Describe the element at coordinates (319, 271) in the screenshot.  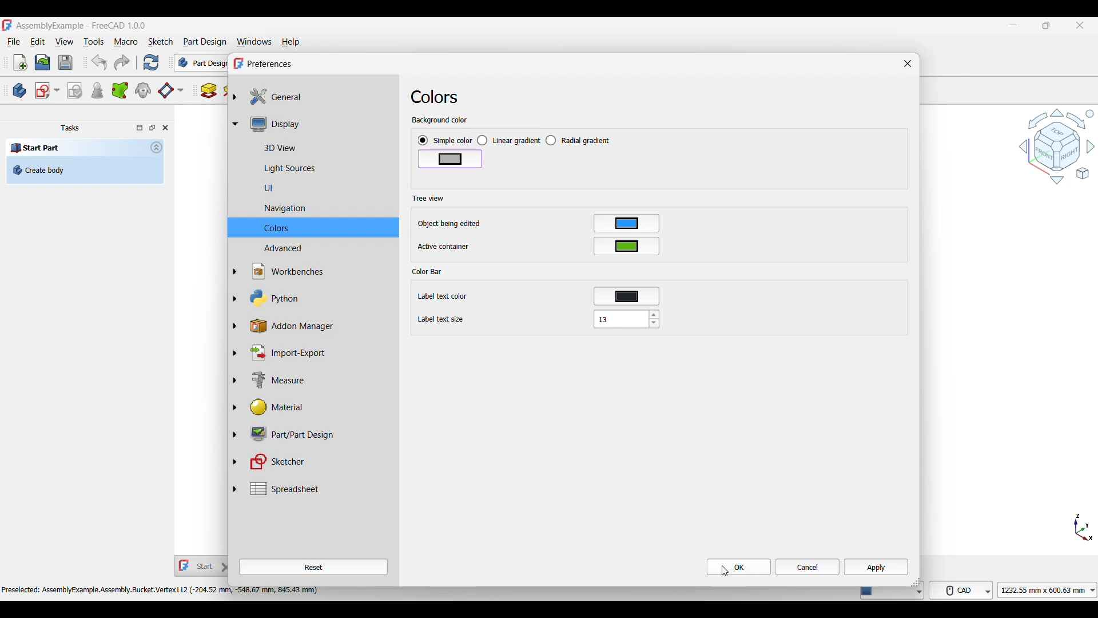
I see `Workbench settings` at that location.